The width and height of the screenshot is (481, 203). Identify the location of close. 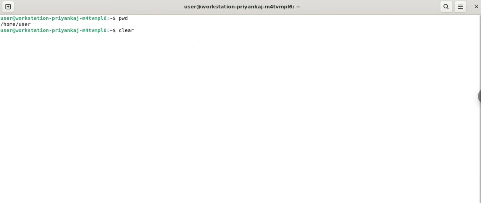
(476, 8).